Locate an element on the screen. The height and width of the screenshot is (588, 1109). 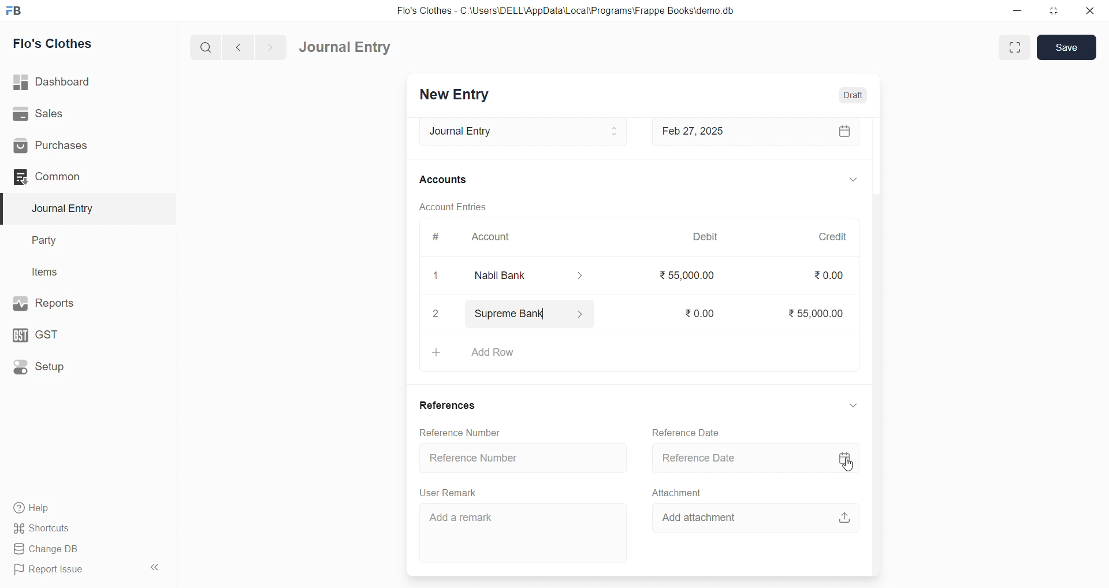
Accounts is located at coordinates (445, 181).